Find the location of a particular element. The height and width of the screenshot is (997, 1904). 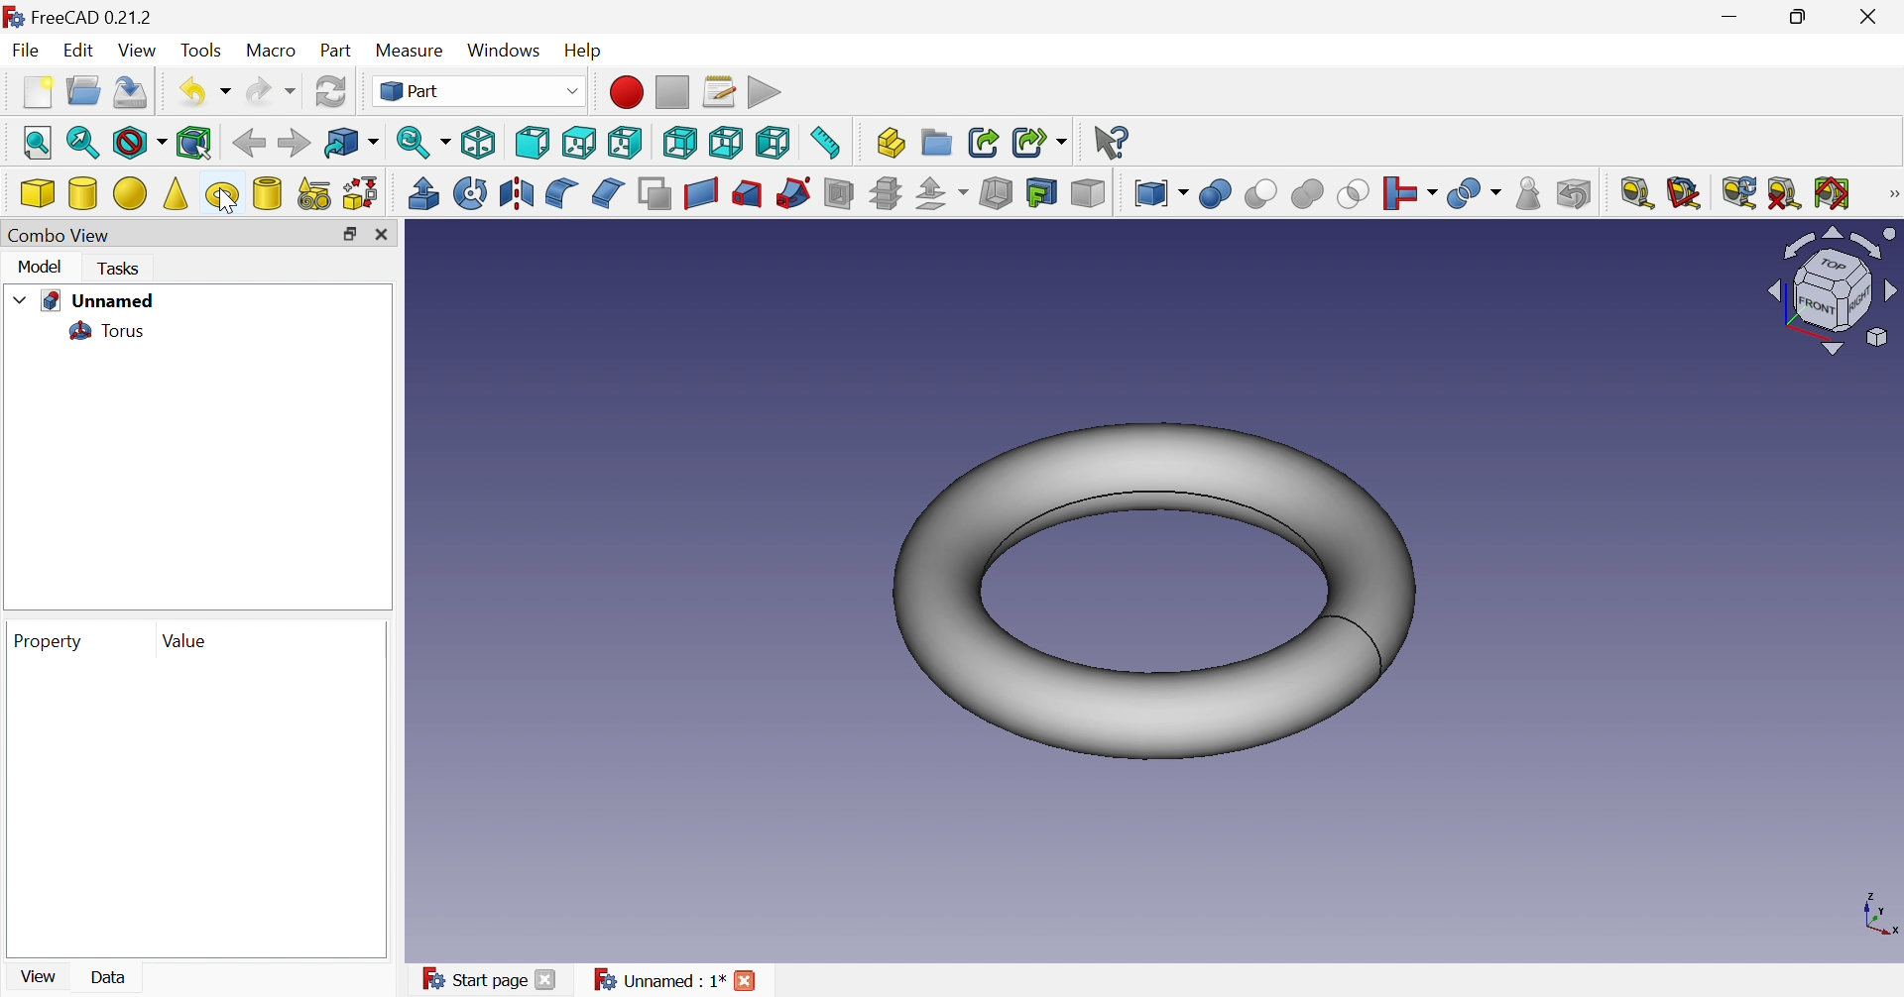

Unnamed : 1* is located at coordinates (659, 980).